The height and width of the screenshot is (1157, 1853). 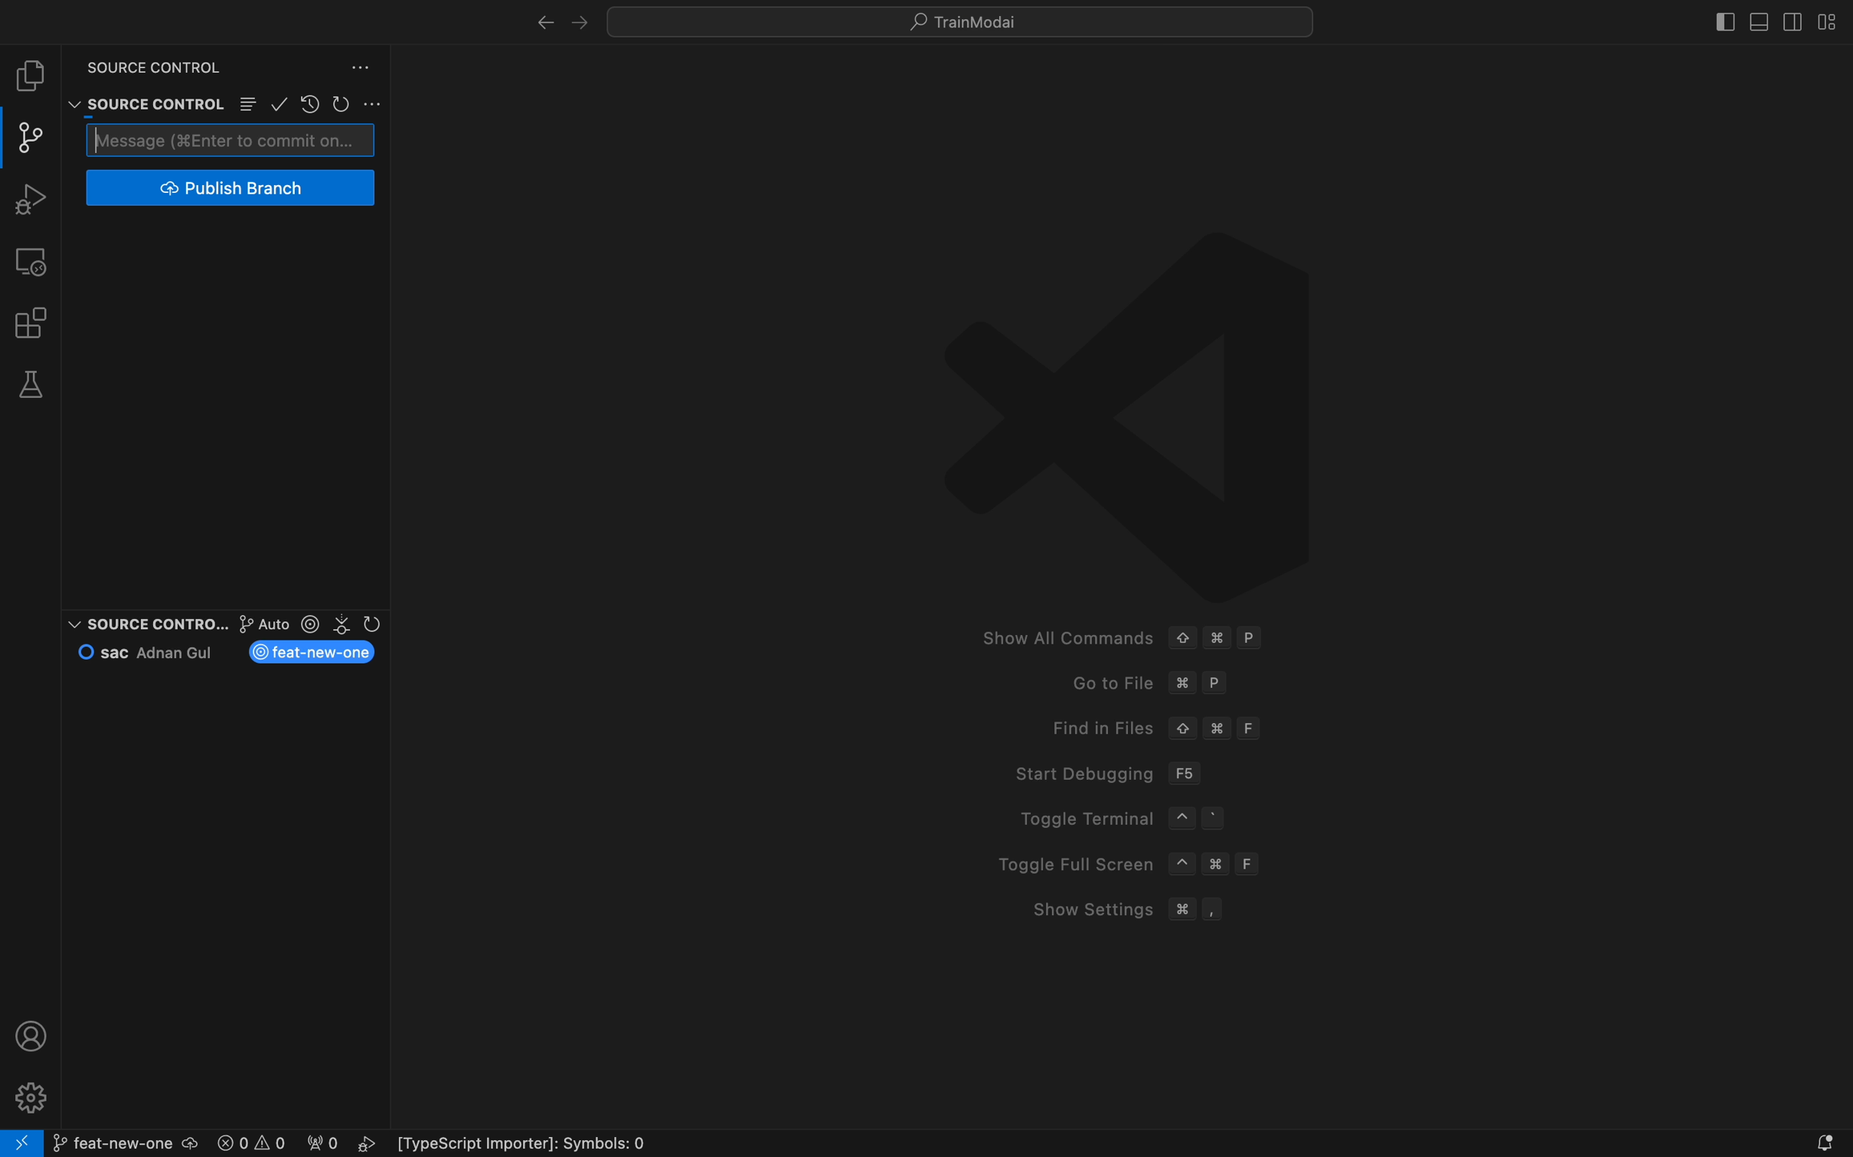 I want to click on welcome screen, so click(x=1087, y=578).